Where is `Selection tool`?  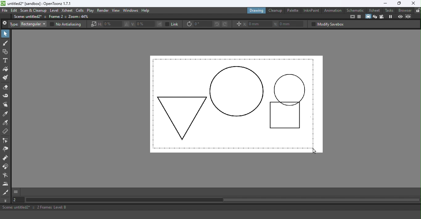 Selection tool is located at coordinates (6, 34).